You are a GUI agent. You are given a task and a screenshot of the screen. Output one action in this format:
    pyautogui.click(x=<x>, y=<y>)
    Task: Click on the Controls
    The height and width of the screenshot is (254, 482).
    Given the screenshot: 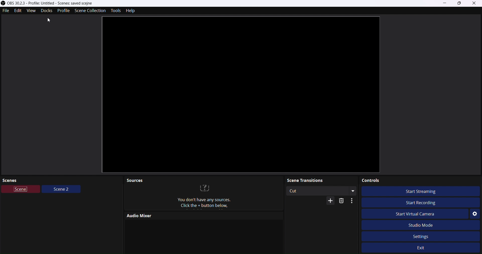 What is the action you would take?
    pyautogui.click(x=420, y=180)
    